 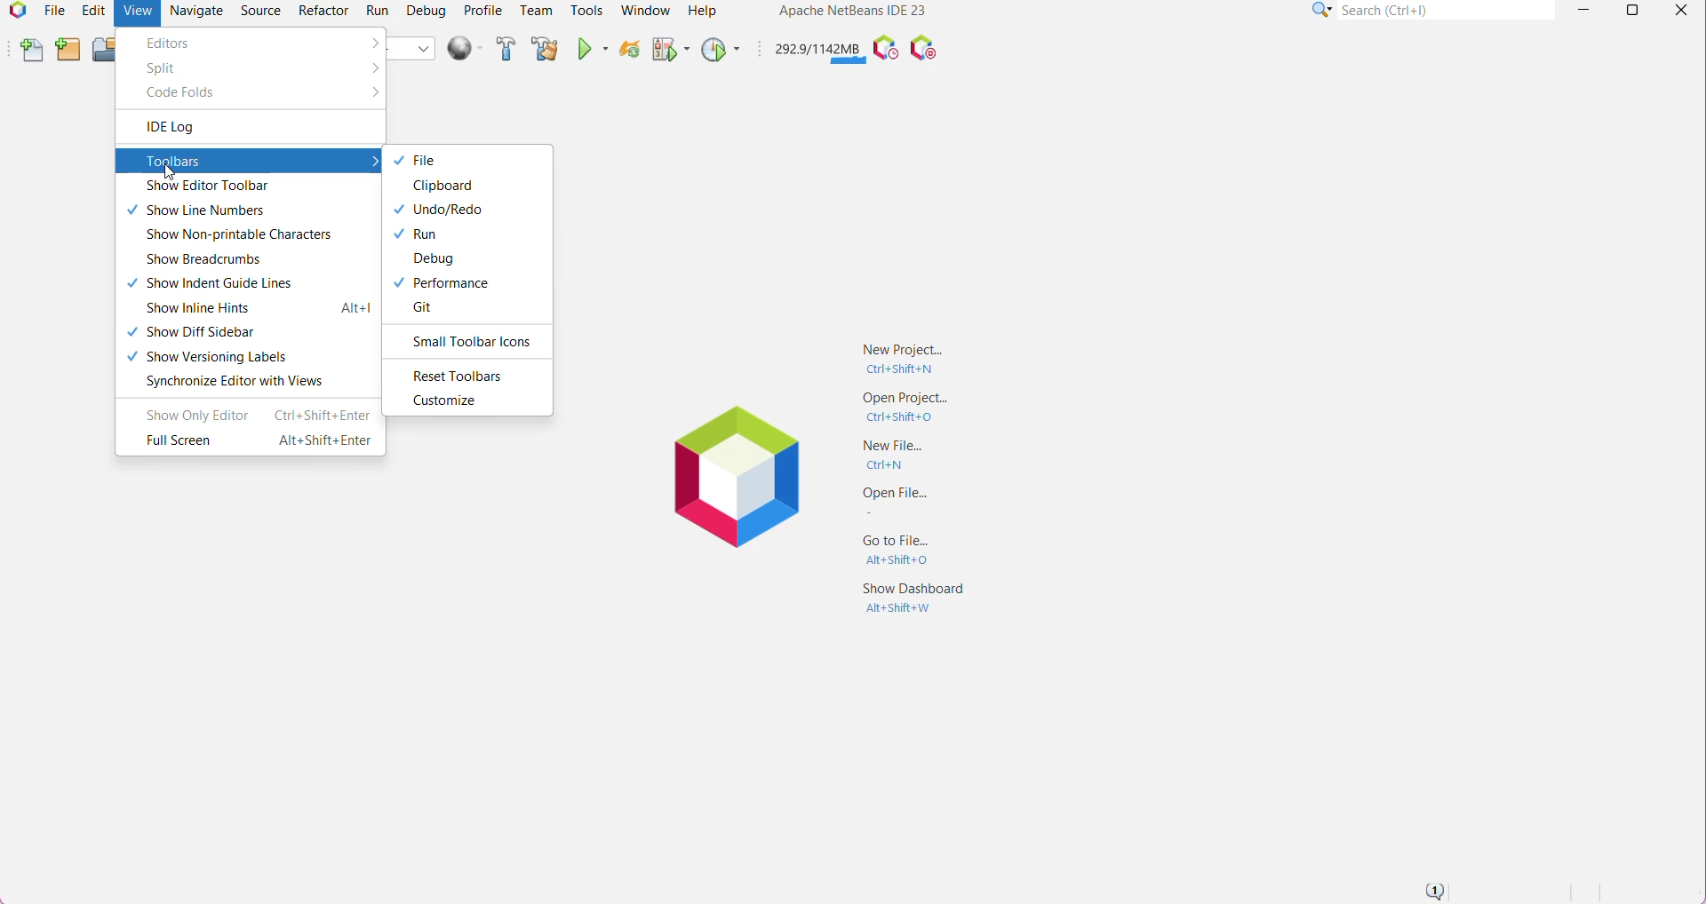 I want to click on Customize, so click(x=442, y=401).